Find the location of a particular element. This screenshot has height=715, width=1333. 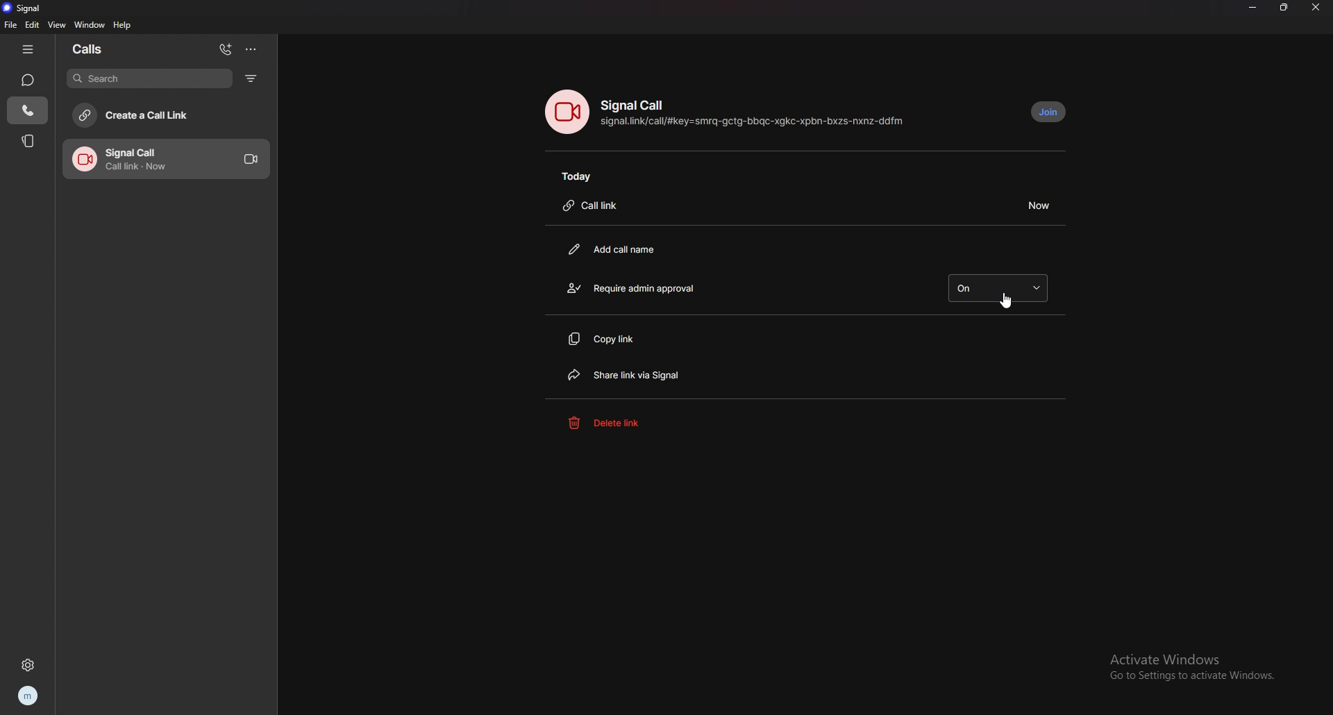

call link is located at coordinates (753, 121).